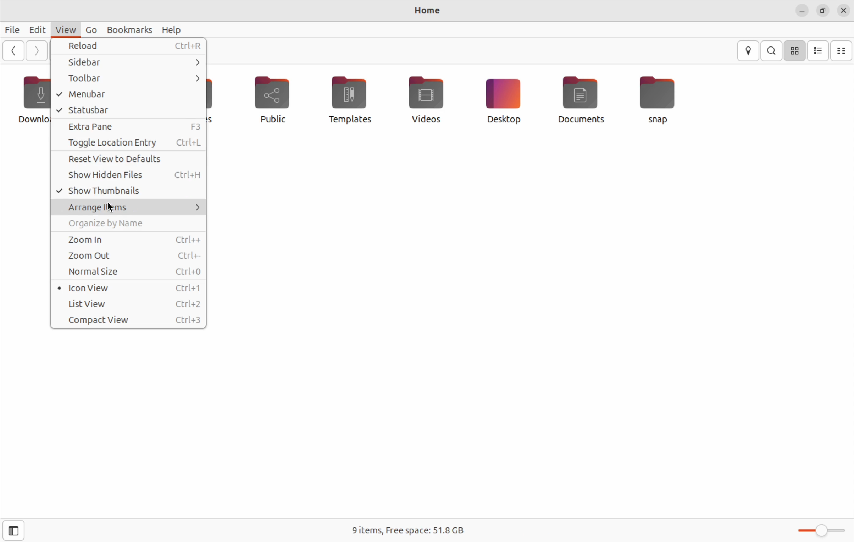  What do you see at coordinates (172, 29) in the screenshot?
I see `help` at bounding box center [172, 29].